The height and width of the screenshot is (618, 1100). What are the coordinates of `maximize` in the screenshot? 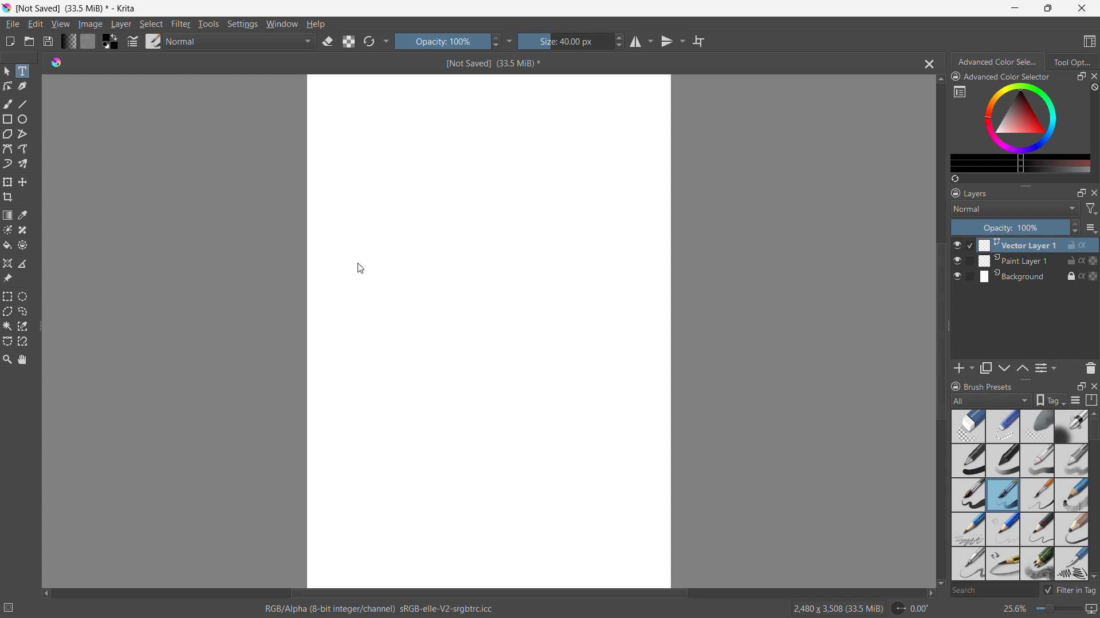 It's located at (1081, 77).